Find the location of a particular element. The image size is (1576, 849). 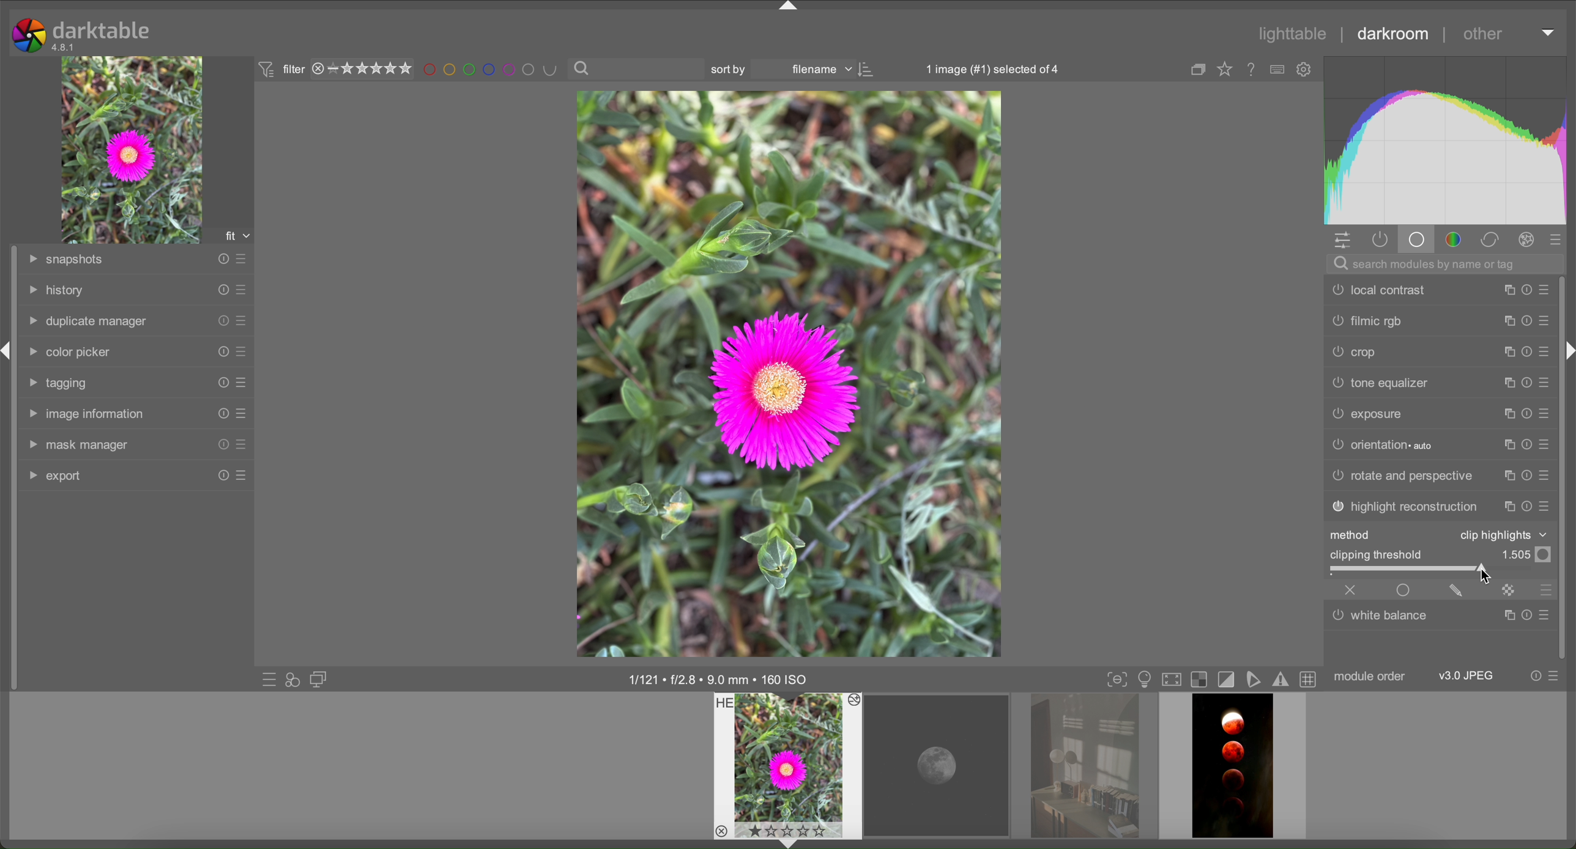

arrow is located at coordinates (1548, 32).